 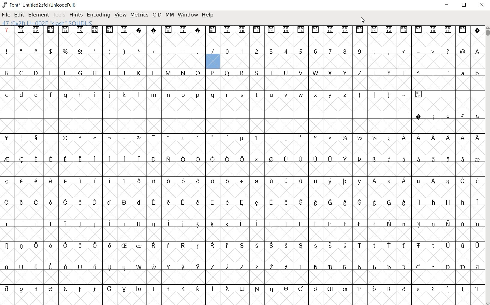 I want to click on empty cells, so click(x=241, y=255).